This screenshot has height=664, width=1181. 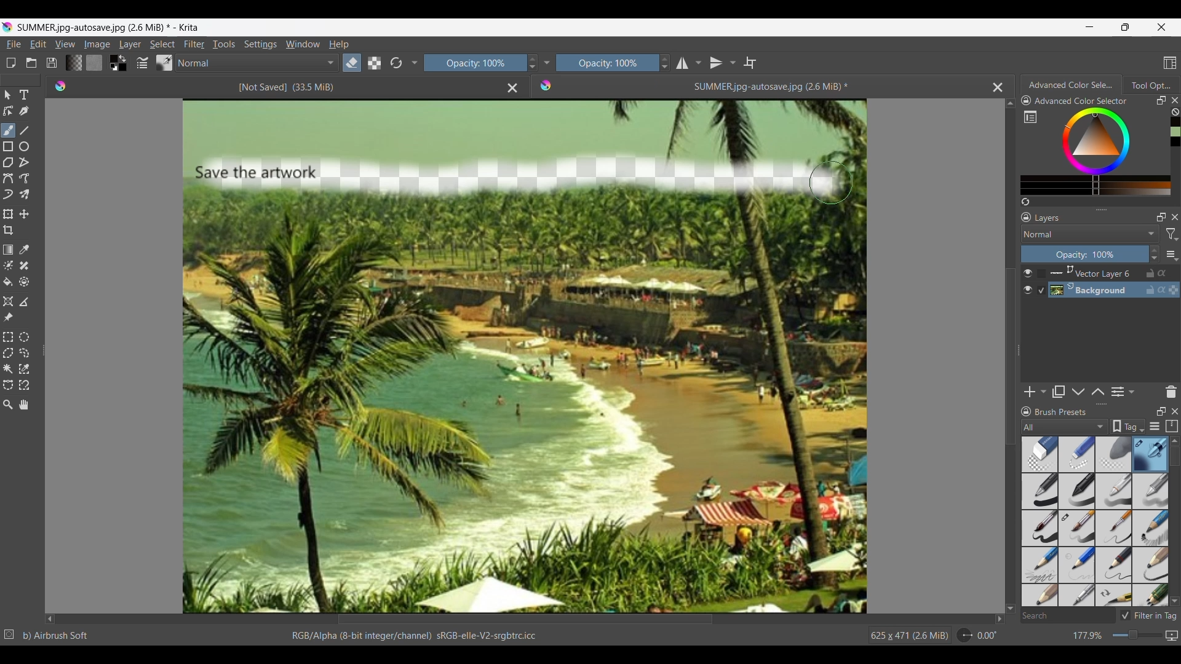 What do you see at coordinates (24, 337) in the screenshot?
I see `Elliptical selection tool` at bounding box center [24, 337].